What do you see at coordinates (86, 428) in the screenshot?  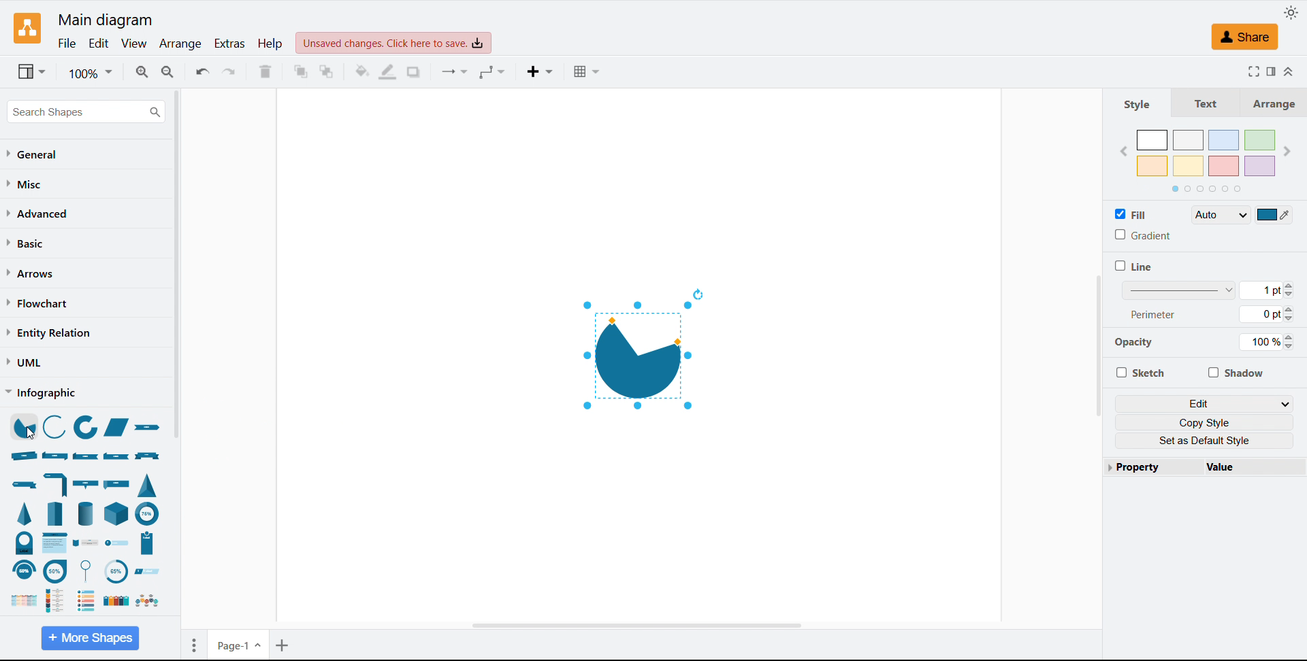 I see `partial concentric ellipse` at bounding box center [86, 428].